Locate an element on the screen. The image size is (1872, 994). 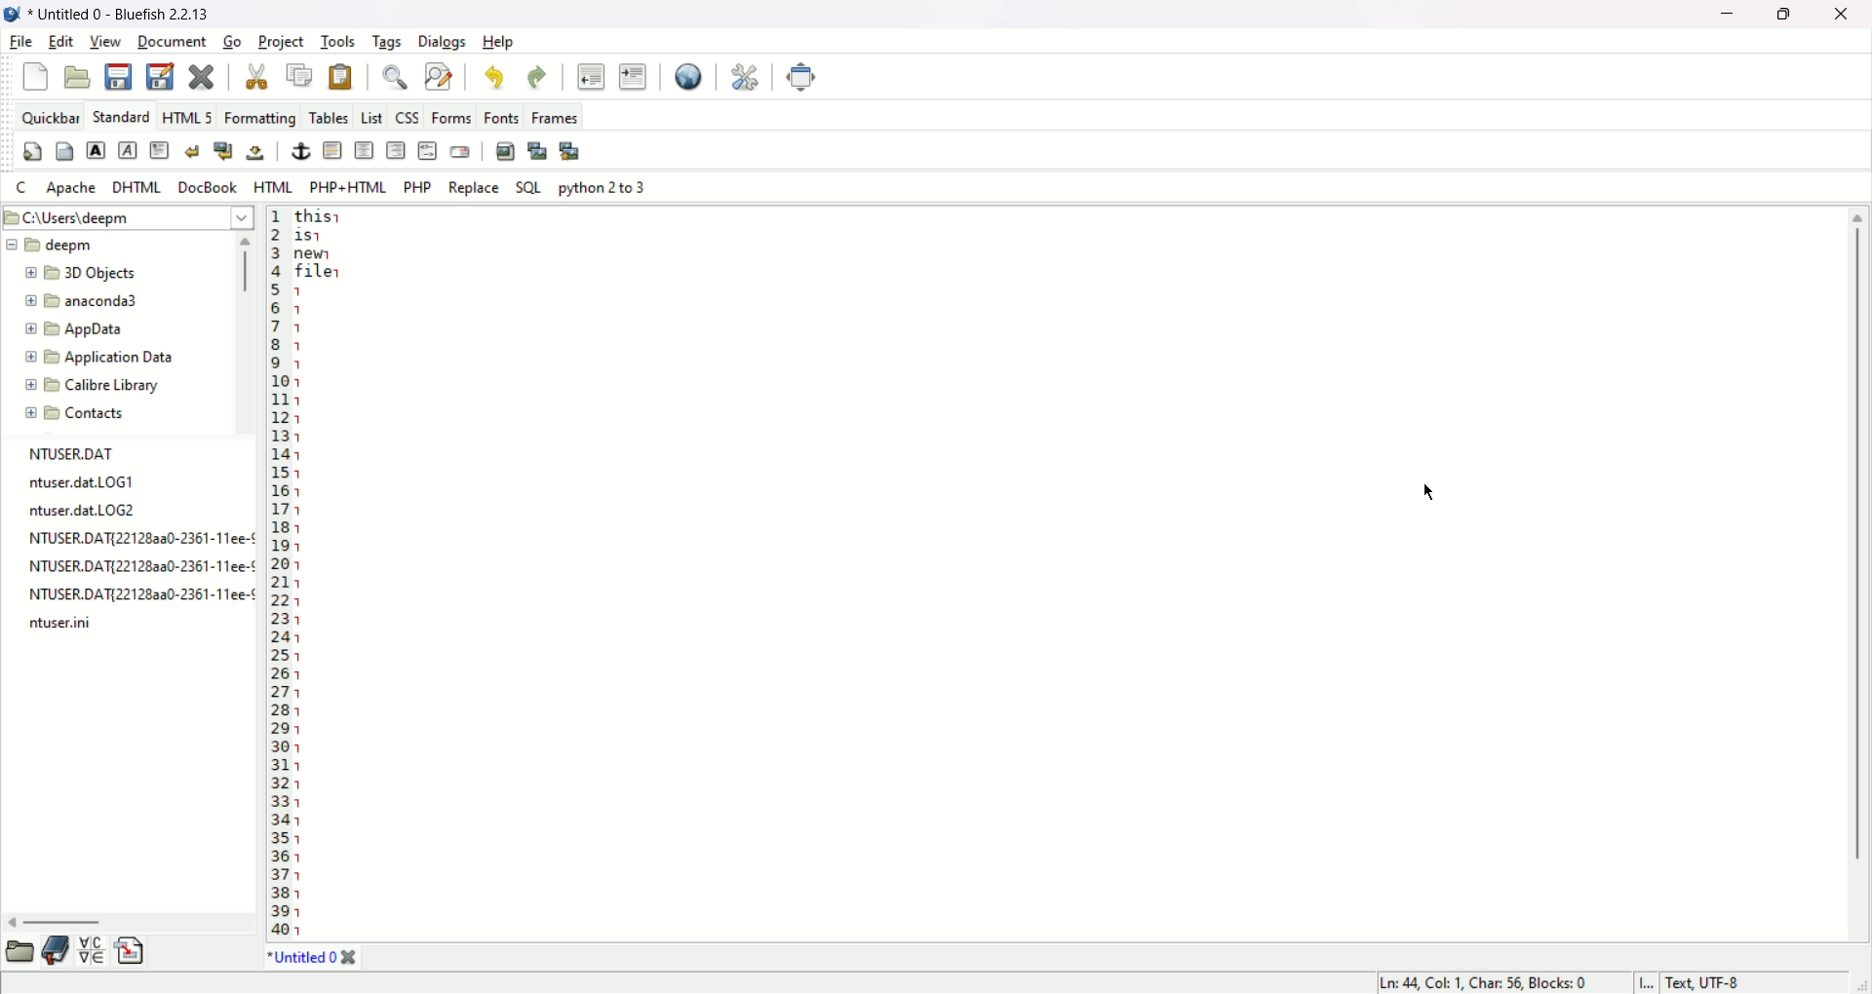
cusor position is located at coordinates (1487, 983).